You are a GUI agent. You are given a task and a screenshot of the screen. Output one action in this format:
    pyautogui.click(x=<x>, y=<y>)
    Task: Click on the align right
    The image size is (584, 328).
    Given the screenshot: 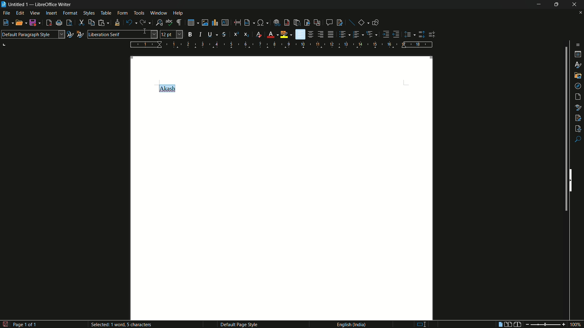 What is the action you would take?
    pyautogui.click(x=320, y=34)
    